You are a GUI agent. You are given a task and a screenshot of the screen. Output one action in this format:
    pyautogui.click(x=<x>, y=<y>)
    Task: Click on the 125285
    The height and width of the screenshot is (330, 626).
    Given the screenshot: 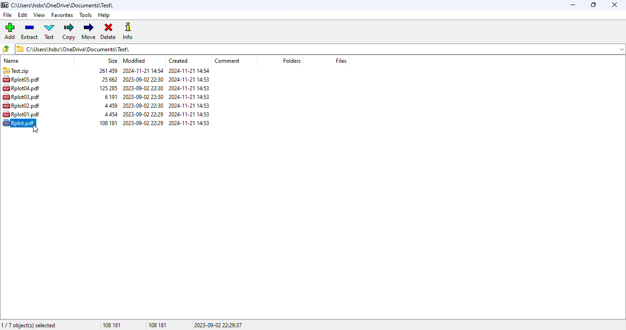 What is the action you would take?
    pyautogui.click(x=102, y=88)
    